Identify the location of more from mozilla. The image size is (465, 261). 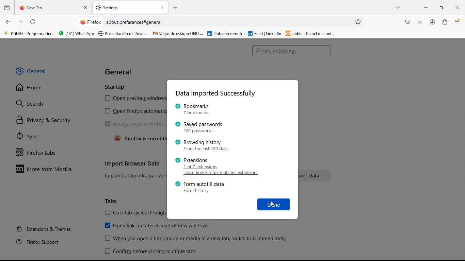
(49, 168).